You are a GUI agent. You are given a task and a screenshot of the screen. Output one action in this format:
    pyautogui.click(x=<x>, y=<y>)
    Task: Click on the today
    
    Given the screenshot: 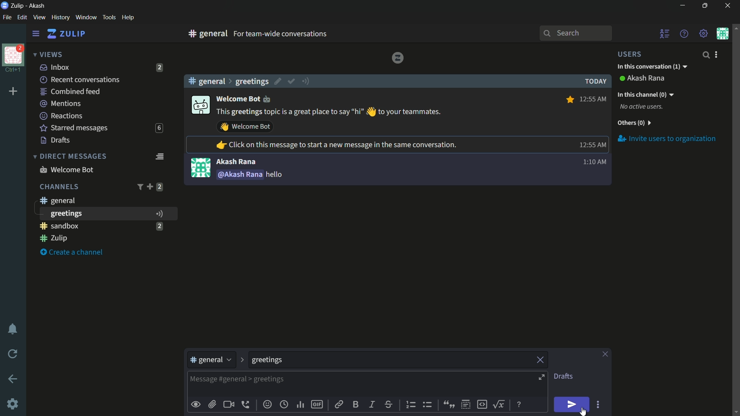 What is the action you would take?
    pyautogui.click(x=594, y=81)
    